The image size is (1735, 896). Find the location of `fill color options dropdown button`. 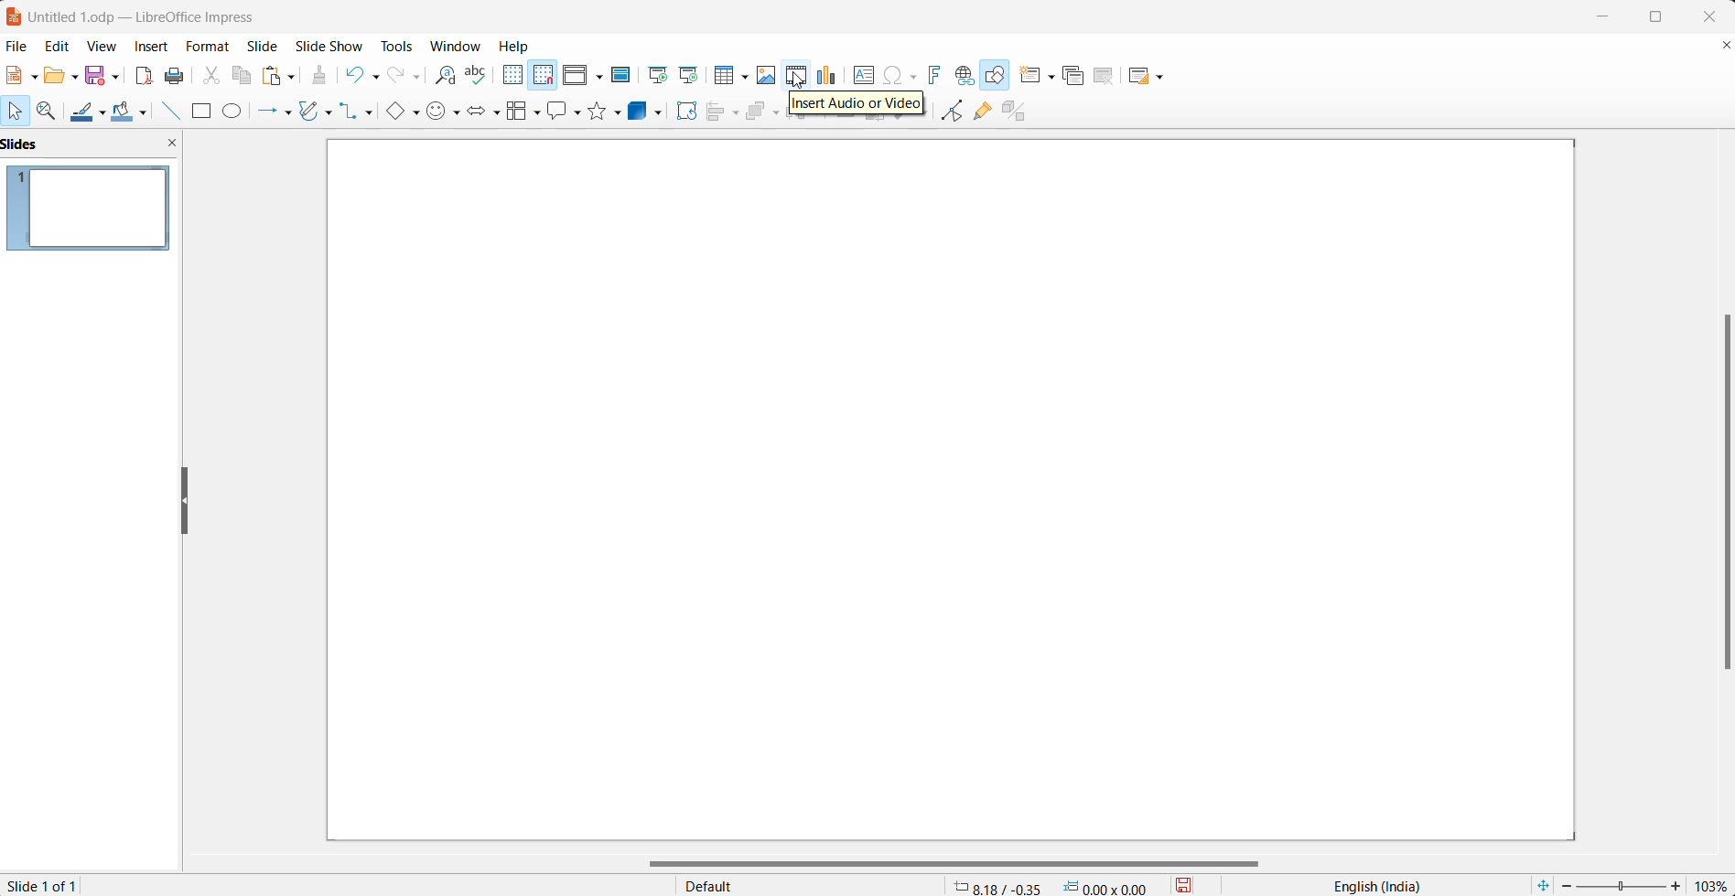

fill color options dropdown button is located at coordinates (150, 113).